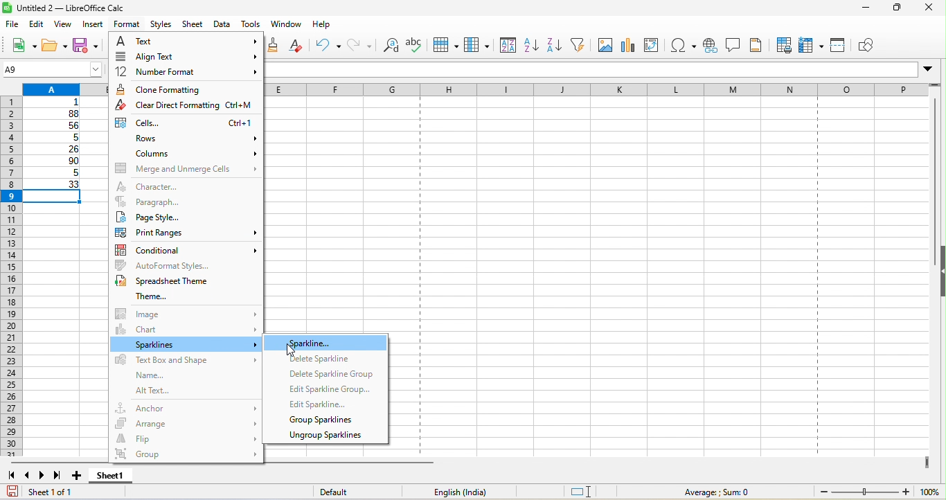  Describe the element at coordinates (55, 46) in the screenshot. I see `open` at that location.